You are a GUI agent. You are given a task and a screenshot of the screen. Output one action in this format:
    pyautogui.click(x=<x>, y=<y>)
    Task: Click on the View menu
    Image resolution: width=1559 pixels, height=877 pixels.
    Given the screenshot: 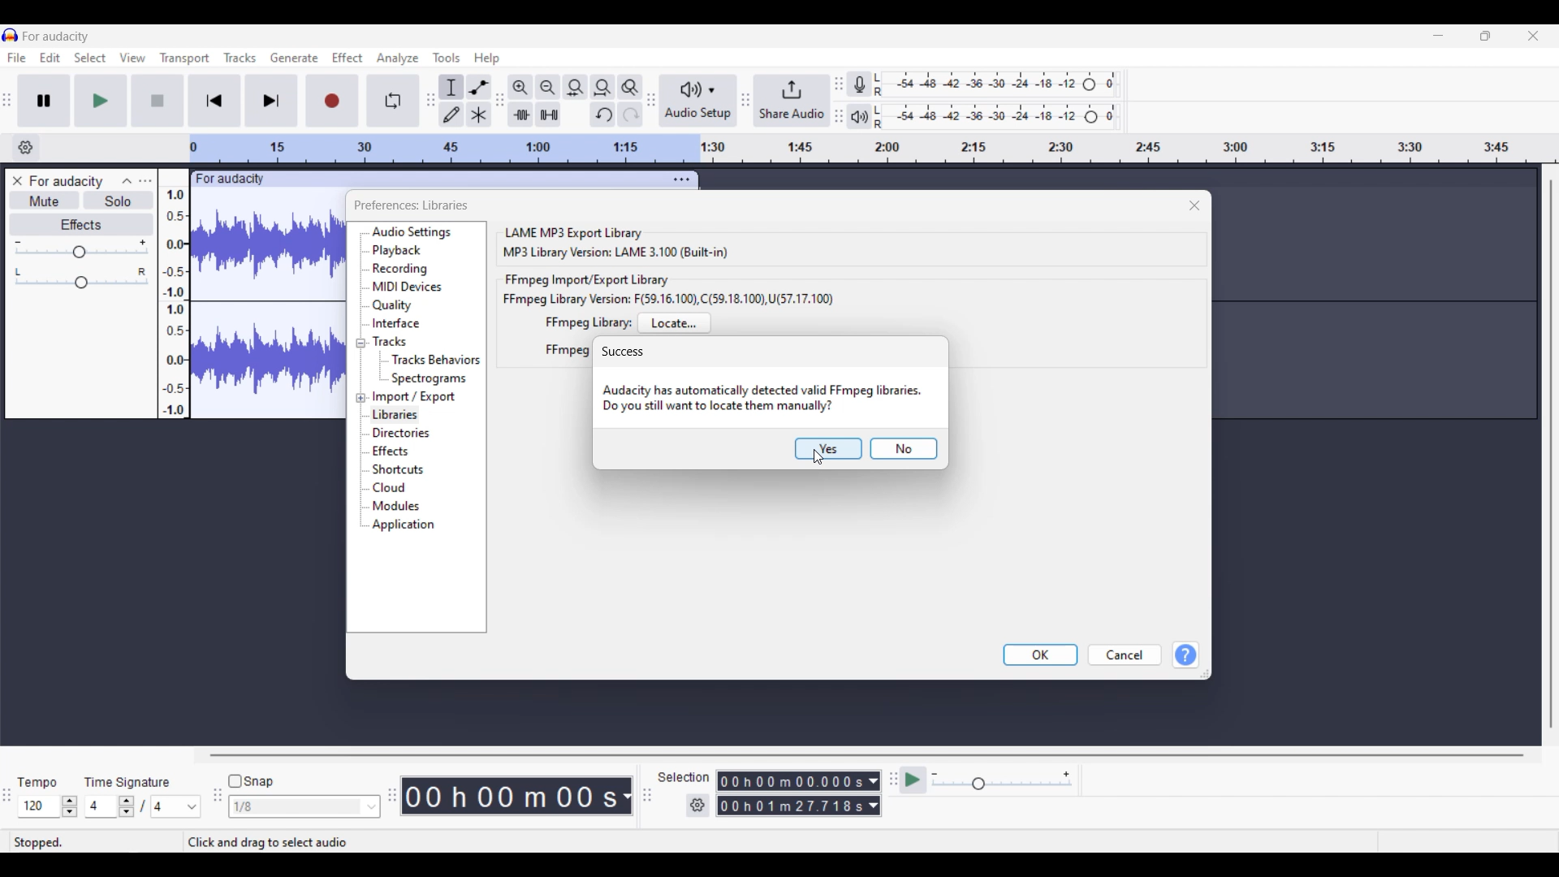 What is the action you would take?
    pyautogui.click(x=132, y=57)
    